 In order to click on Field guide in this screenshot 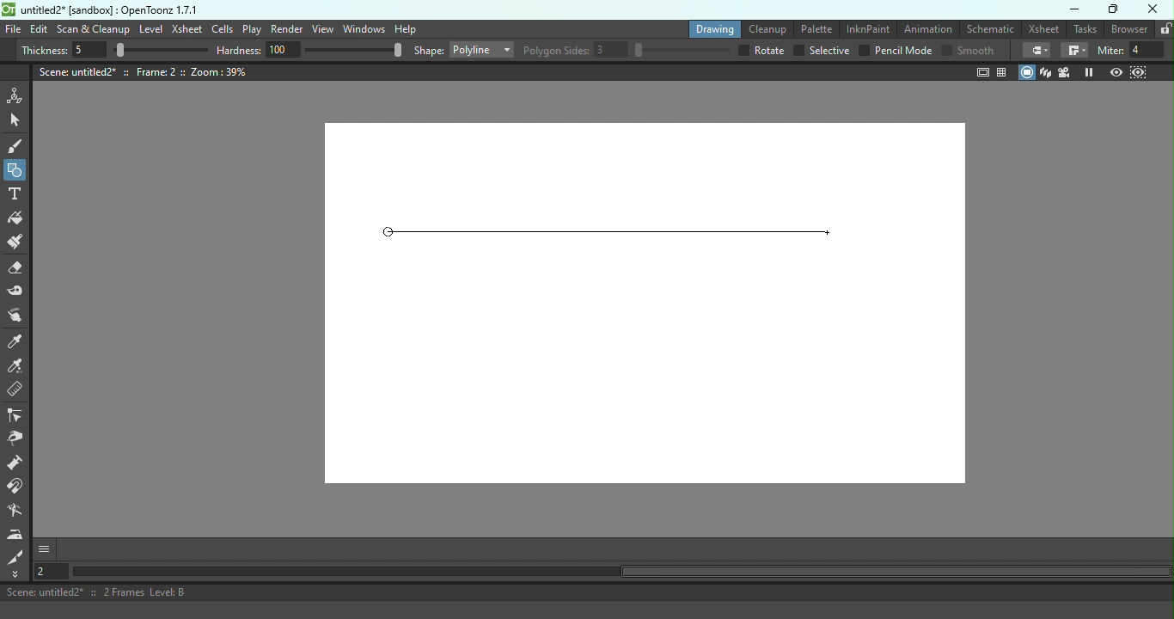, I will do `click(1003, 71)`.